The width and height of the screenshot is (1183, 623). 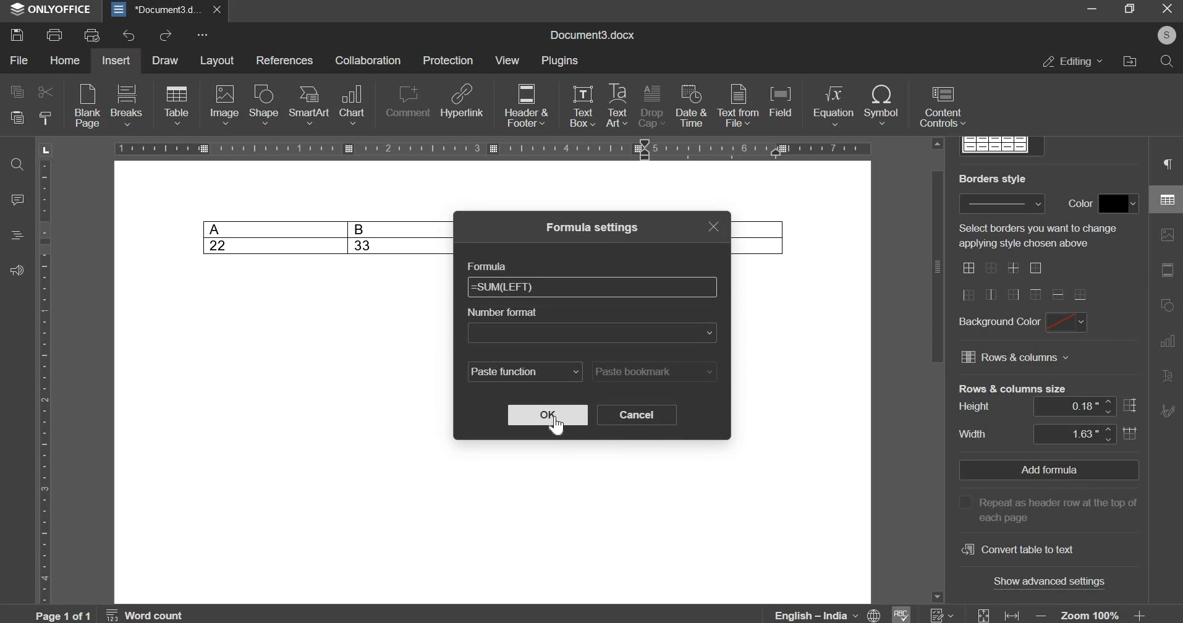 What do you see at coordinates (617, 106) in the screenshot?
I see `text art` at bounding box center [617, 106].